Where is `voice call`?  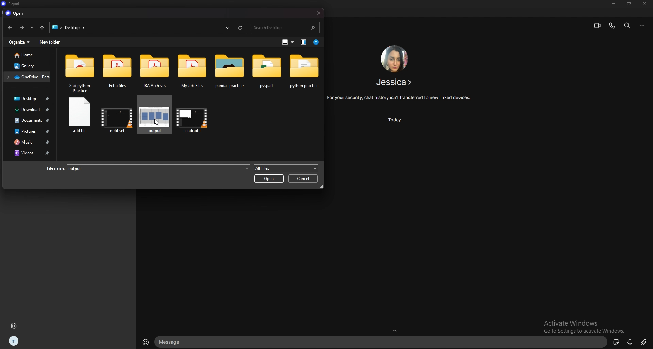
voice call is located at coordinates (612, 26).